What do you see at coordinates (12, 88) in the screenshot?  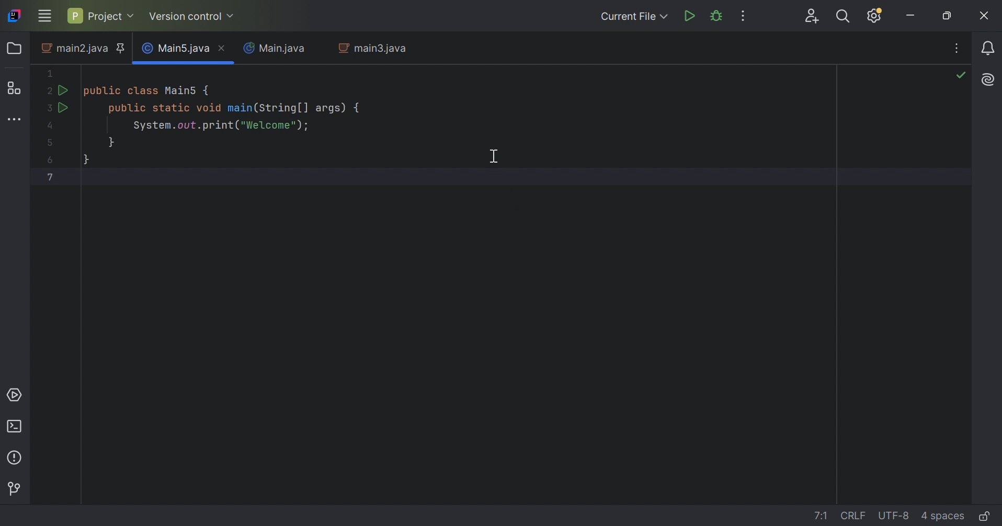 I see `Structure` at bounding box center [12, 88].